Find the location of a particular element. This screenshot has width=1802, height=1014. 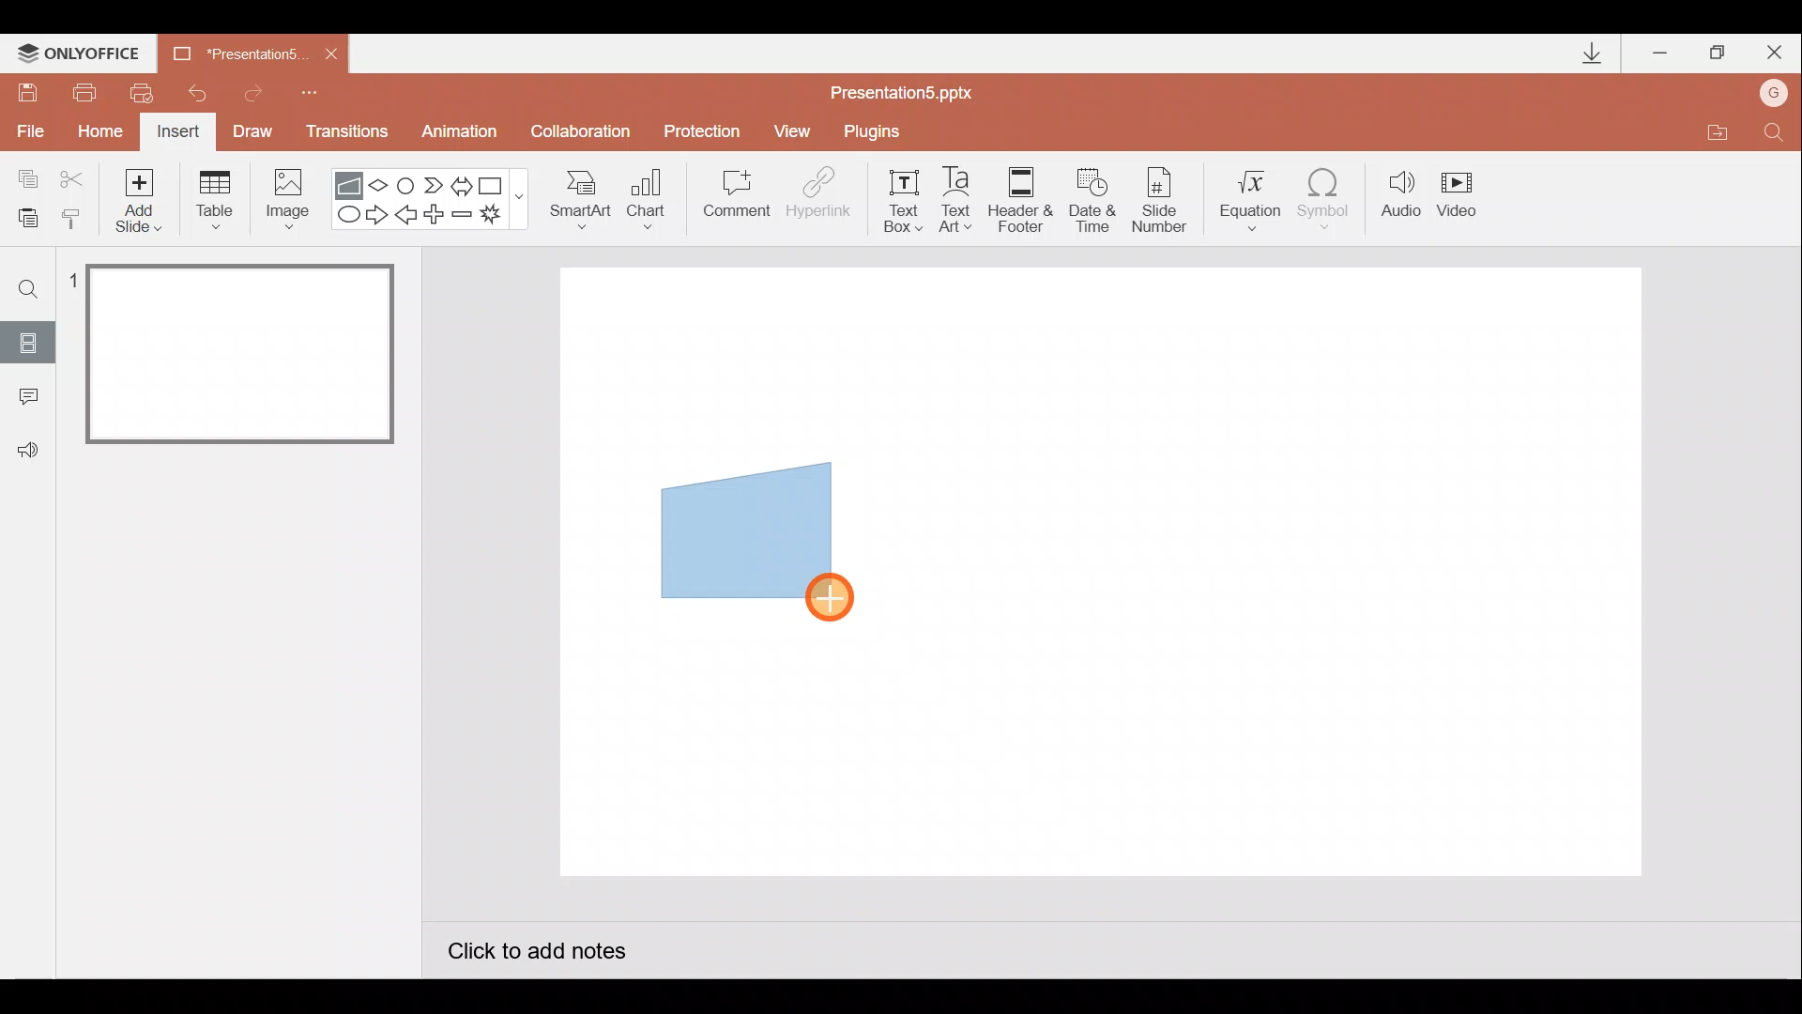

Flowchart-connector is located at coordinates (407, 184).